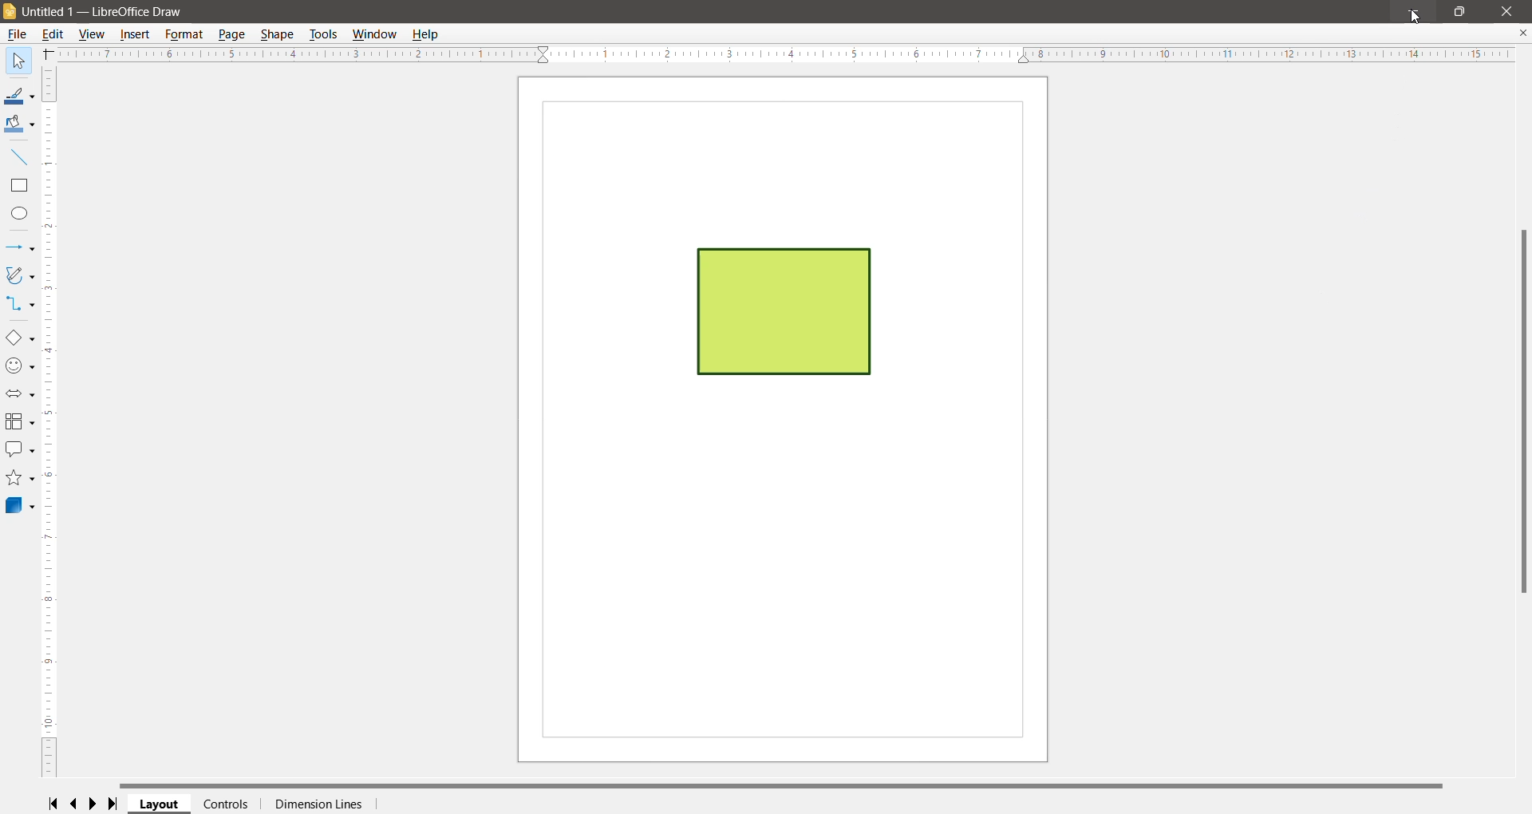  Describe the element at coordinates (21, 213) in the screenshot. I see `Ellipse` at that location.